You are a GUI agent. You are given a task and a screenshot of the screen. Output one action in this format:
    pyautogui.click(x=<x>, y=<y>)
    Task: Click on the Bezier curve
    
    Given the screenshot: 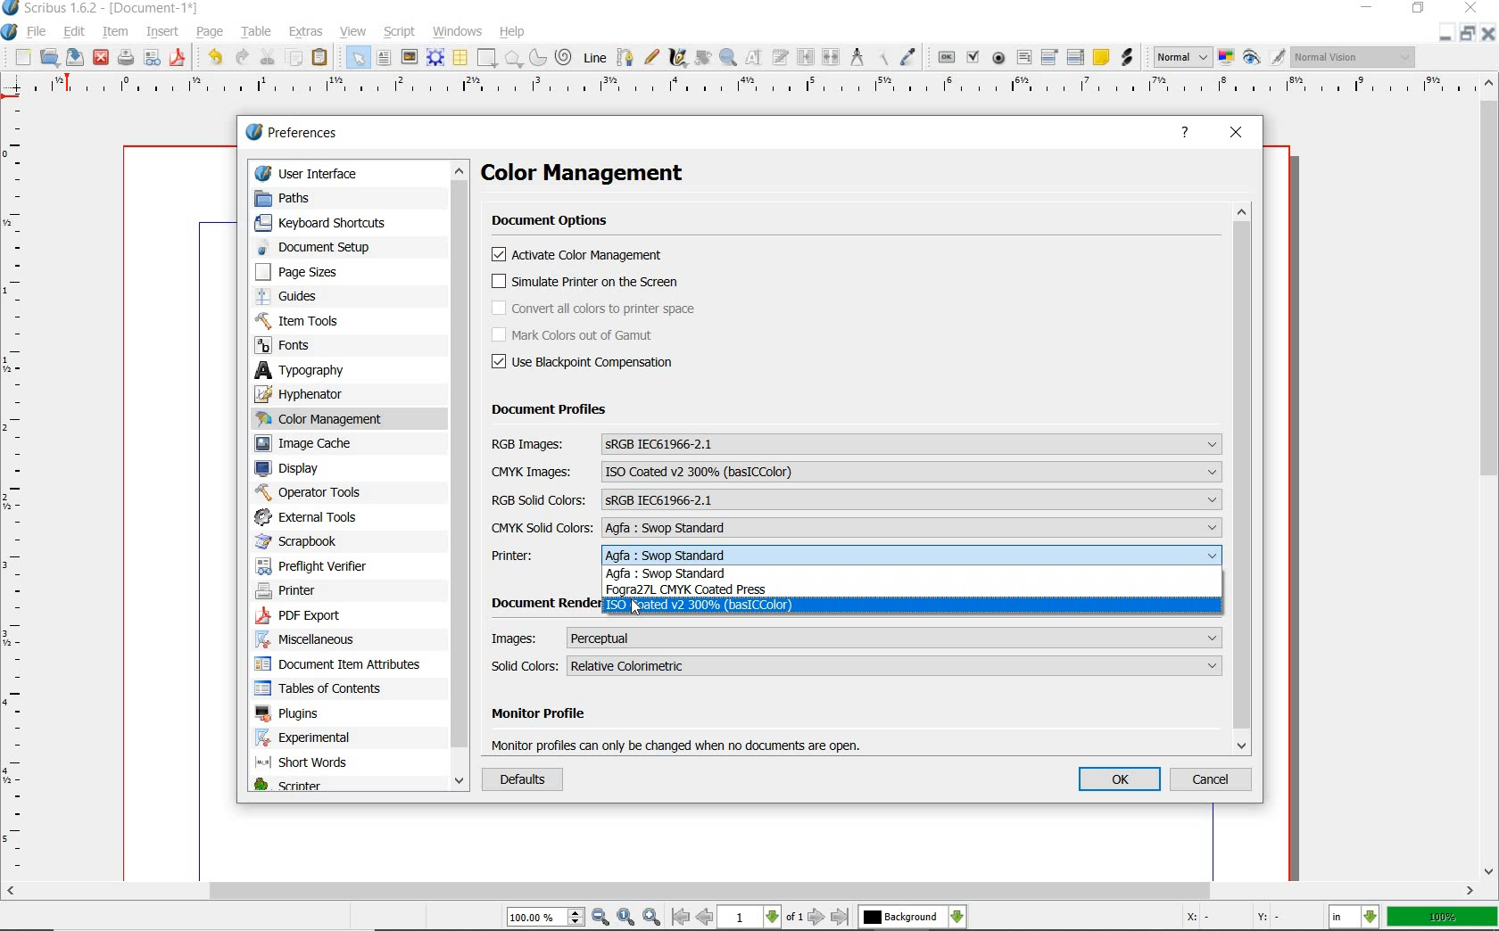 What is the action you would take?
    pyautogui.click(x=625, y=56)
    